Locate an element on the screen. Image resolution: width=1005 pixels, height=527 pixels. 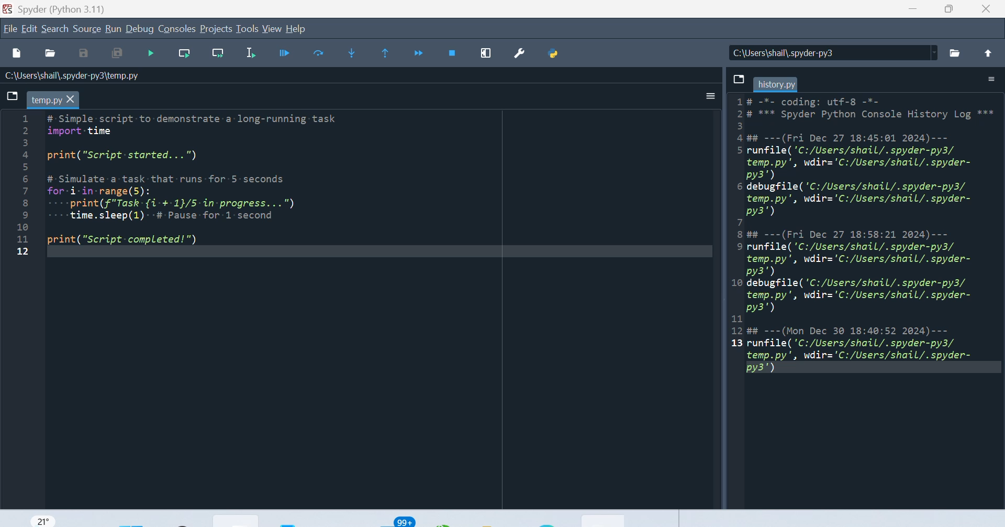
Save all is located at coordinates (124, 53).